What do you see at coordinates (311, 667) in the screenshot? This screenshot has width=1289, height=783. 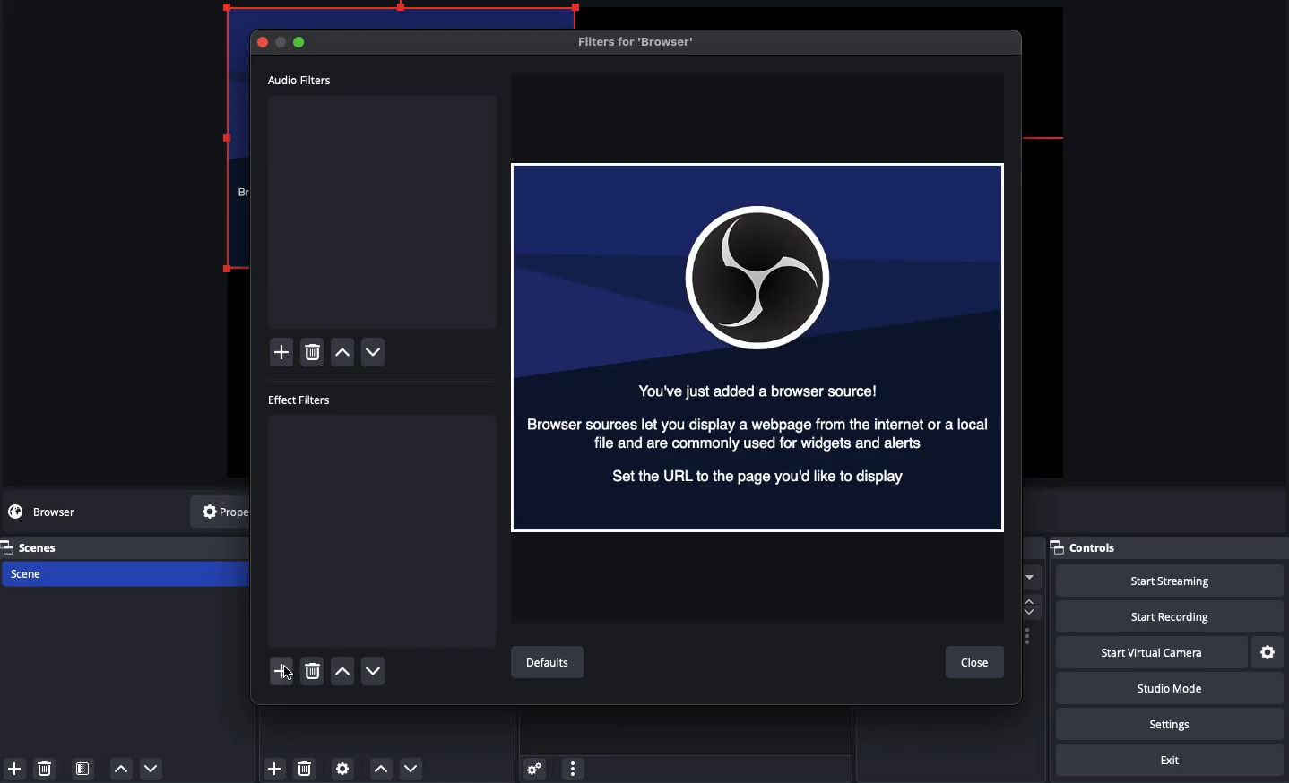 I see `delete` at bounding box center [311, 667].